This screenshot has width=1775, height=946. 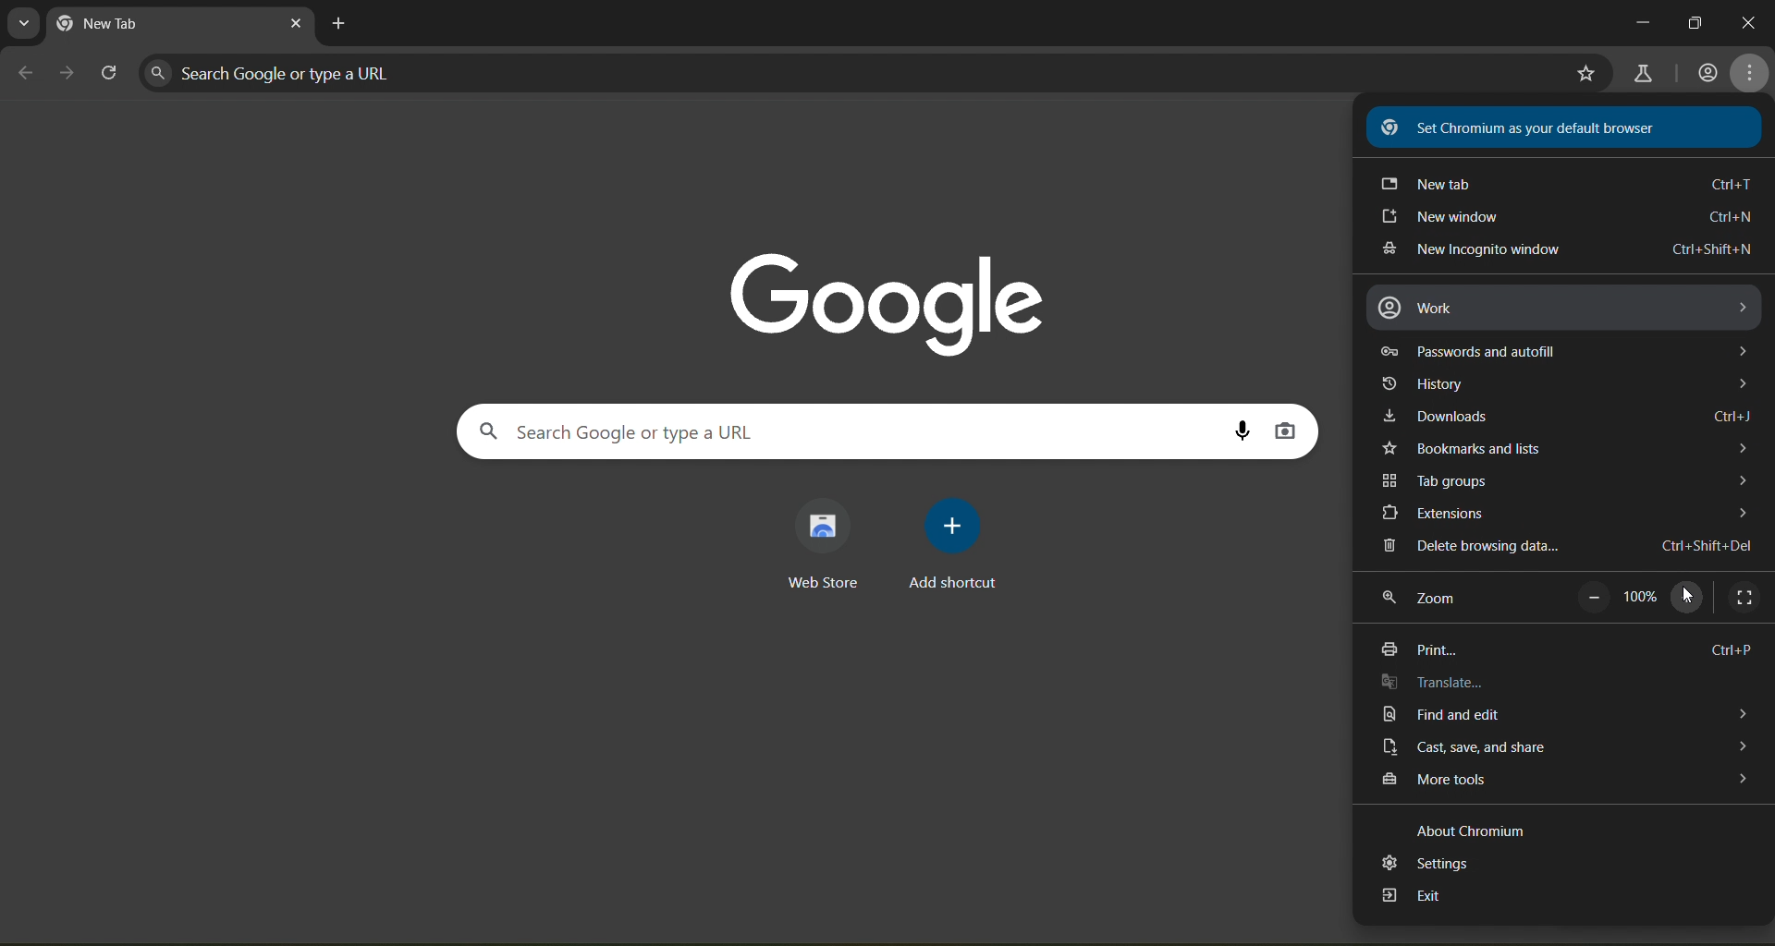 What do you see at coordinates (1565, 308) in the screenshot?
I see `work` at bounding box center [1565, 308].